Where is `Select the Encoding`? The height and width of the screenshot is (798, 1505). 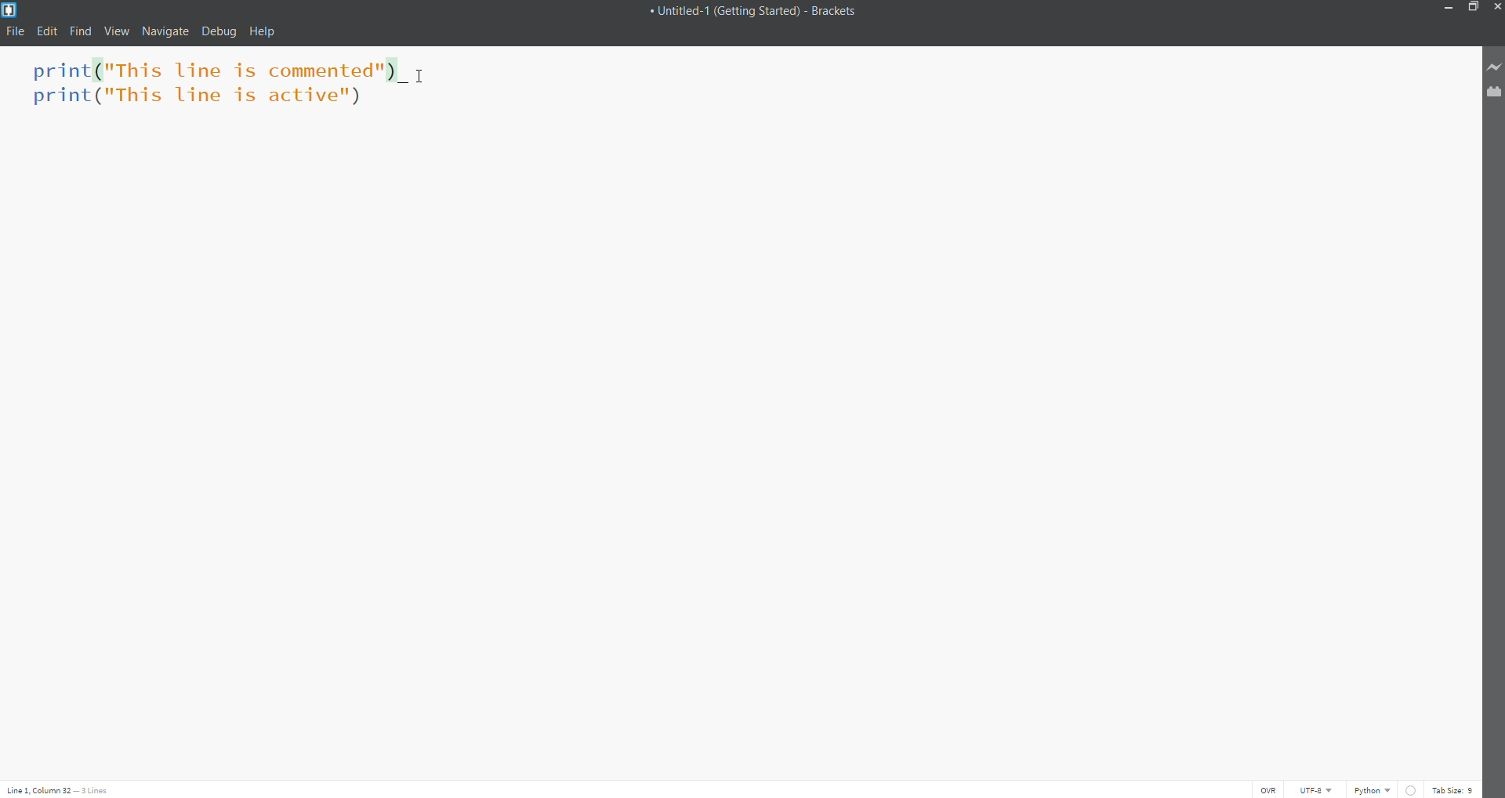 Select the Encoding is located at coordinates (1318, 789).